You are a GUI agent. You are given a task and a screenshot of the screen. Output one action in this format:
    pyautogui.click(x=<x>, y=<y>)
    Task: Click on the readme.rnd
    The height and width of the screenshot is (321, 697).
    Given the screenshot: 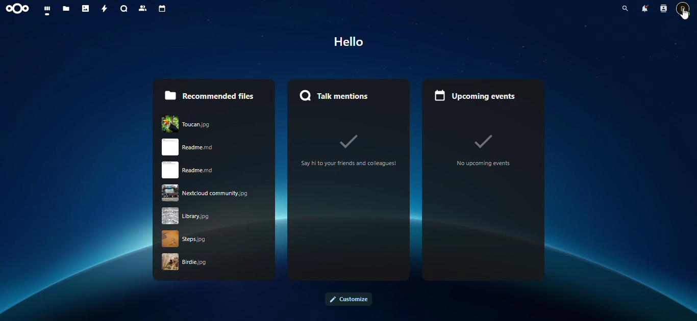 What is the action you would take?
    pyautogui.click(x=206, y=170)
    